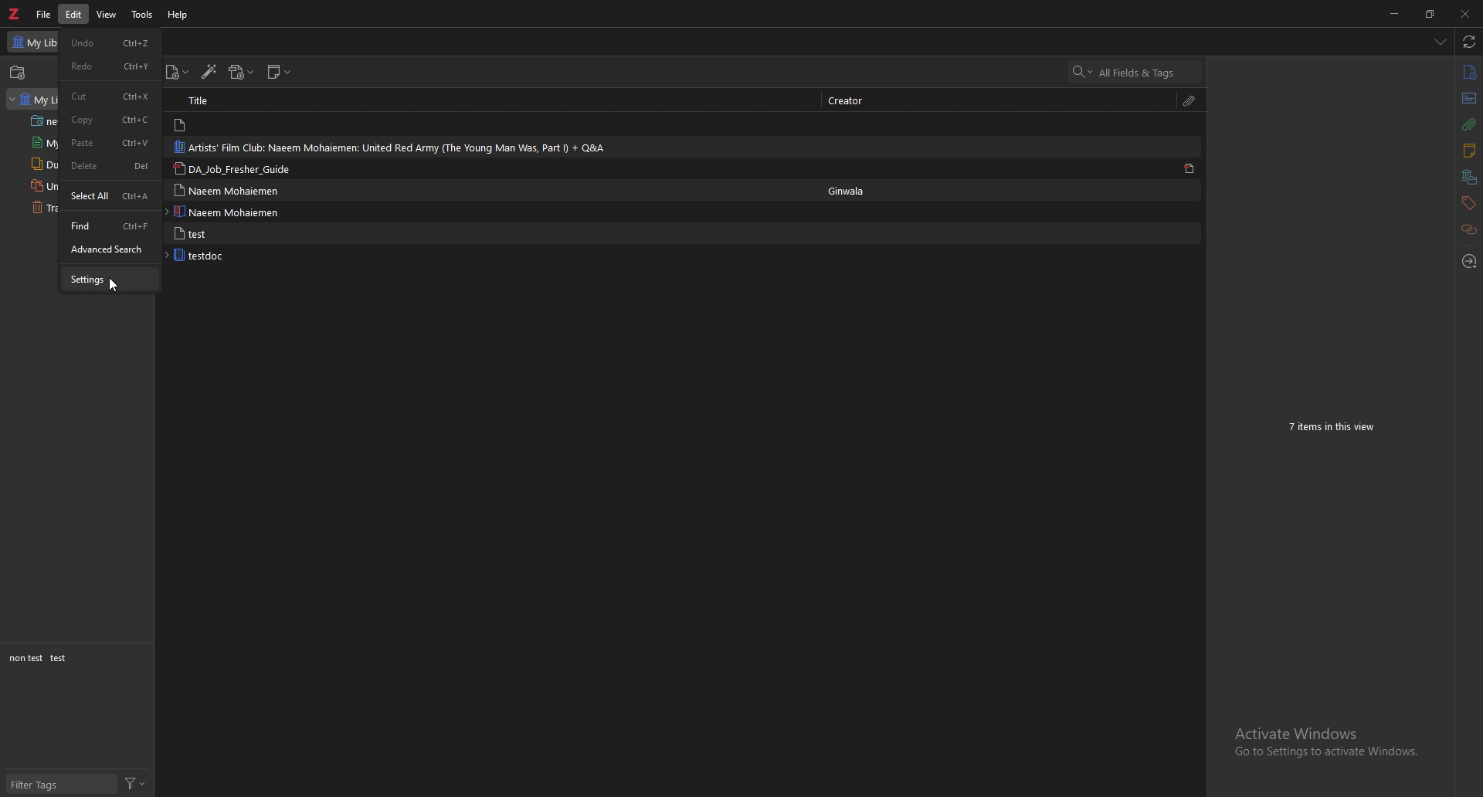 Image resolution: width=1483 pixels, height=797 pixels. What do you see at coordinates (1468, 99) in the screenshot?
I see `abstract` at bounding box center [1468, 99].